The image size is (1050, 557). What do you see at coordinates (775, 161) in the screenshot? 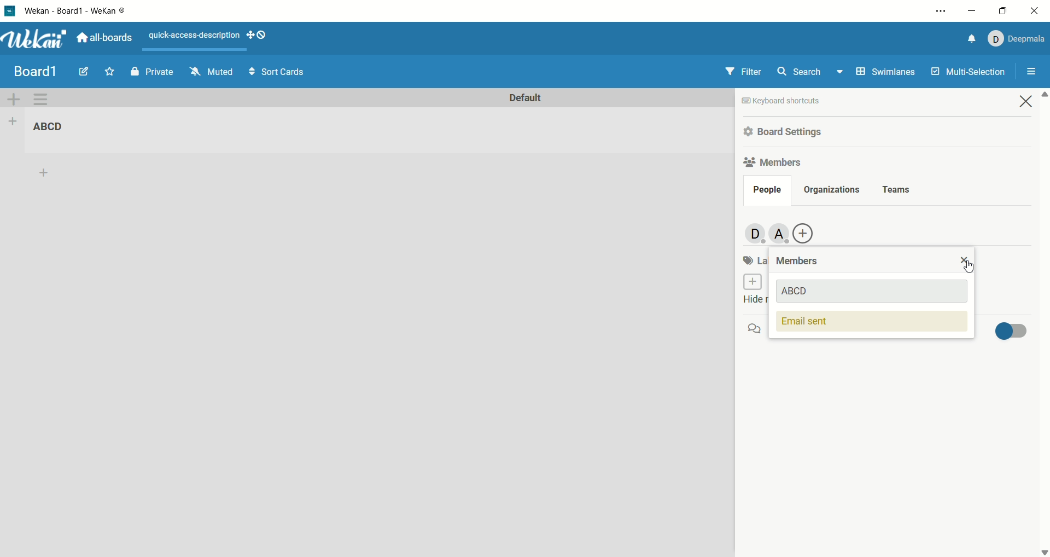
I see `members` at bounding box center [775, 161].